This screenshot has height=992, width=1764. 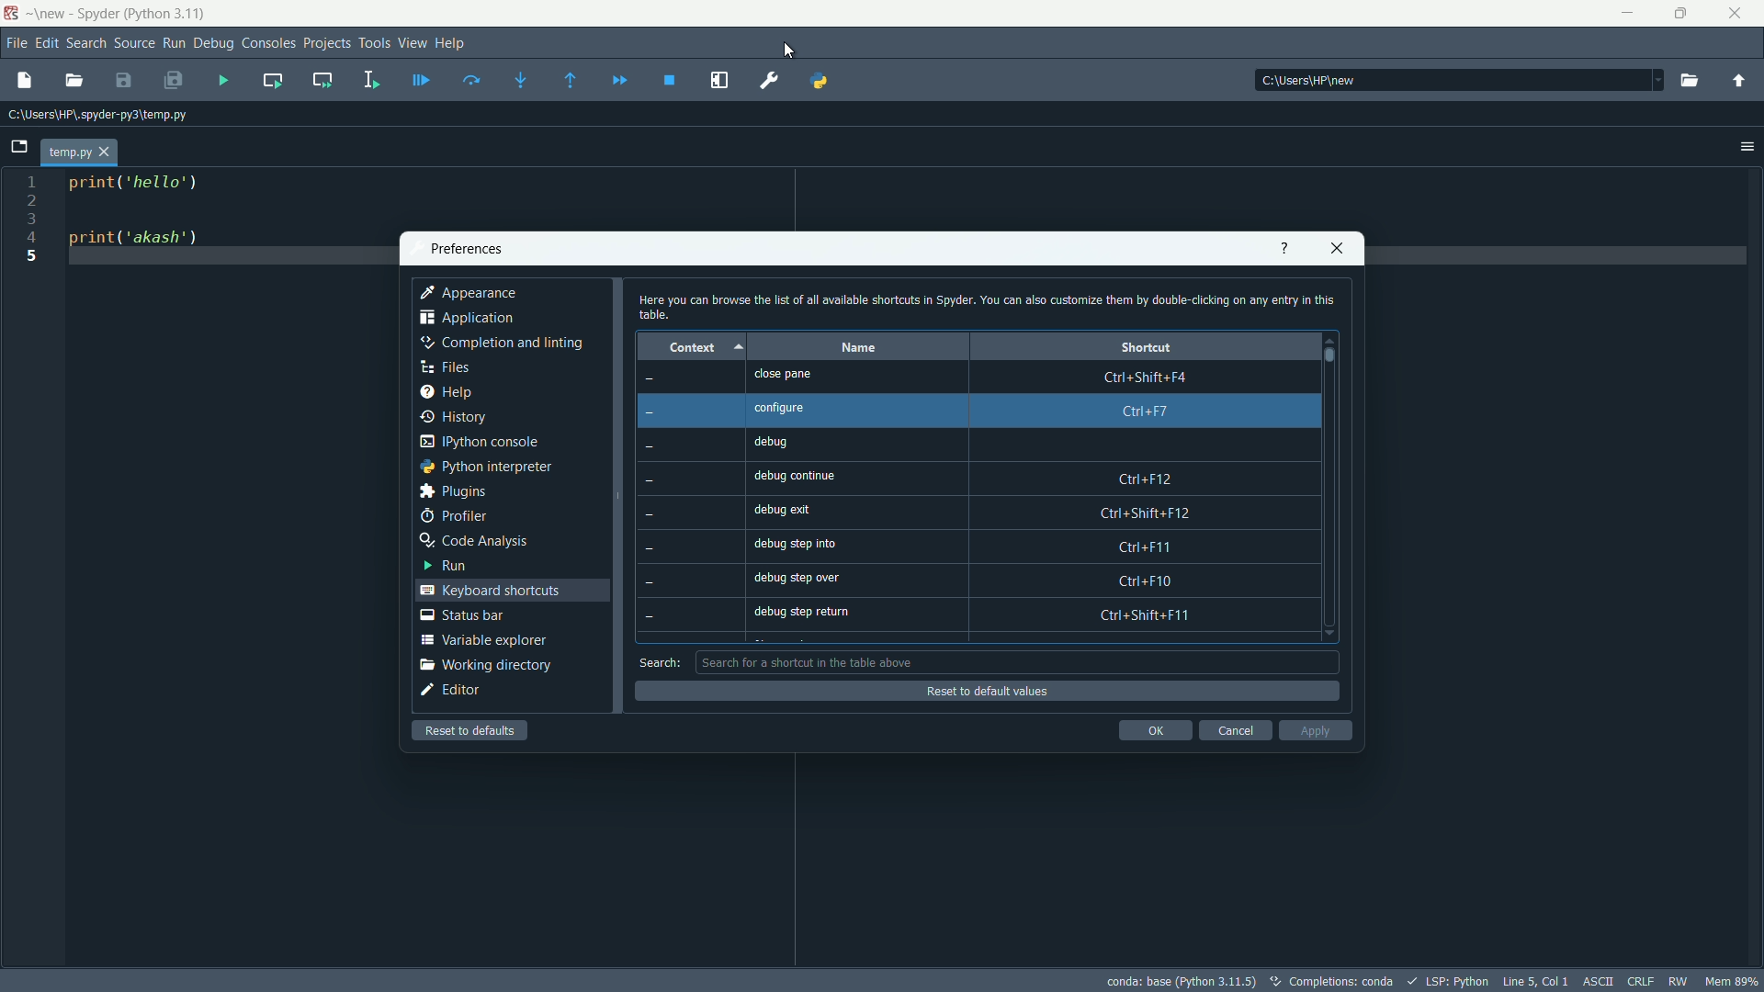 What do you see at coordinates (327, 43) in the screenshot?
I see `projects menu` at bounding box center [327, 43].